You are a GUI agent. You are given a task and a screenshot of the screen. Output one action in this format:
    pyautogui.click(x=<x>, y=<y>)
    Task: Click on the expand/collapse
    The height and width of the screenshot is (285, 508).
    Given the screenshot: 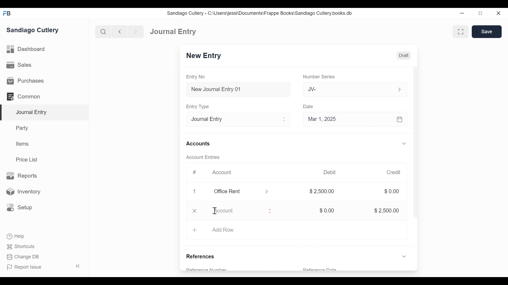 What is the action you would take?
    pyautogui.click(x=403, y=256)
    